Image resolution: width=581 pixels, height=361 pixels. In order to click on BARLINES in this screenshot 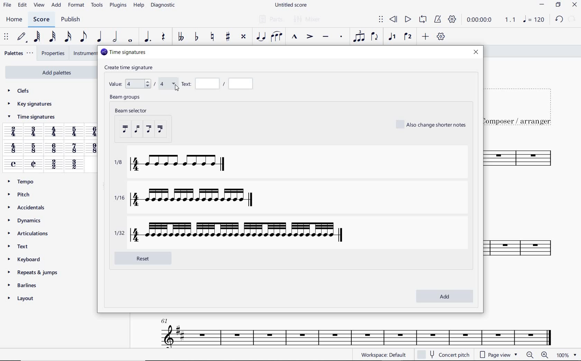, I will do `click(24, 285)`.